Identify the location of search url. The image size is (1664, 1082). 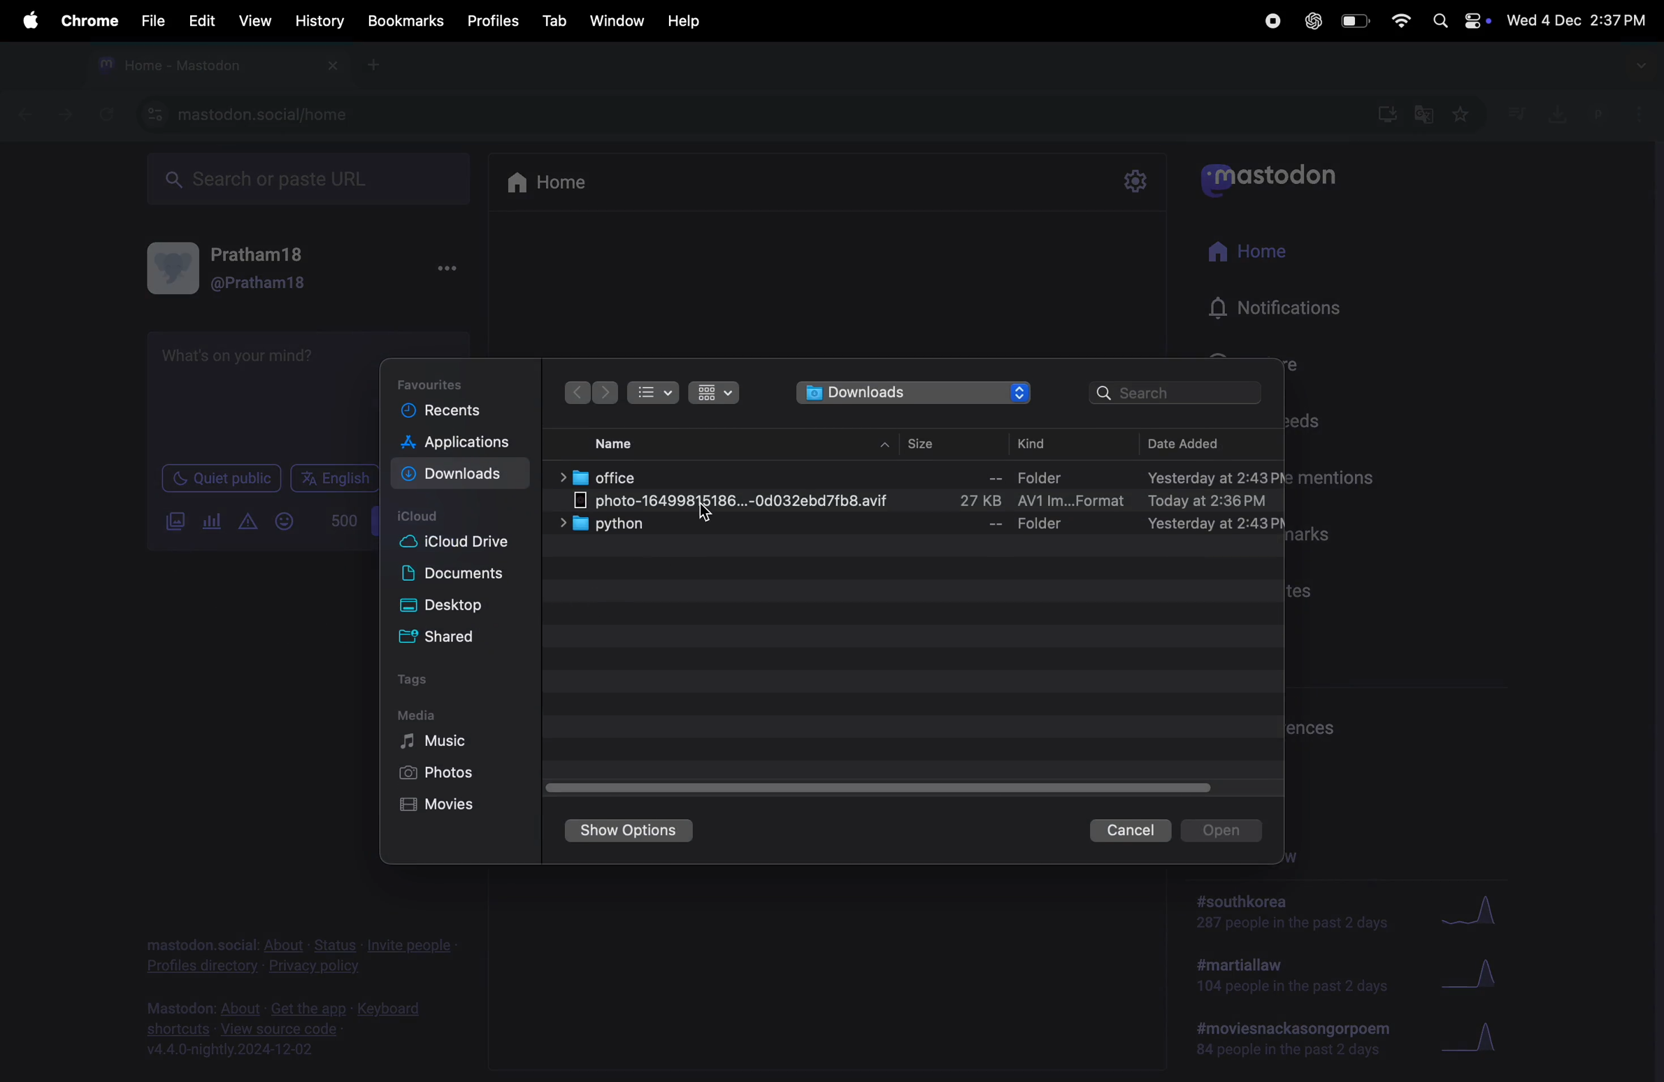
(310, 176).